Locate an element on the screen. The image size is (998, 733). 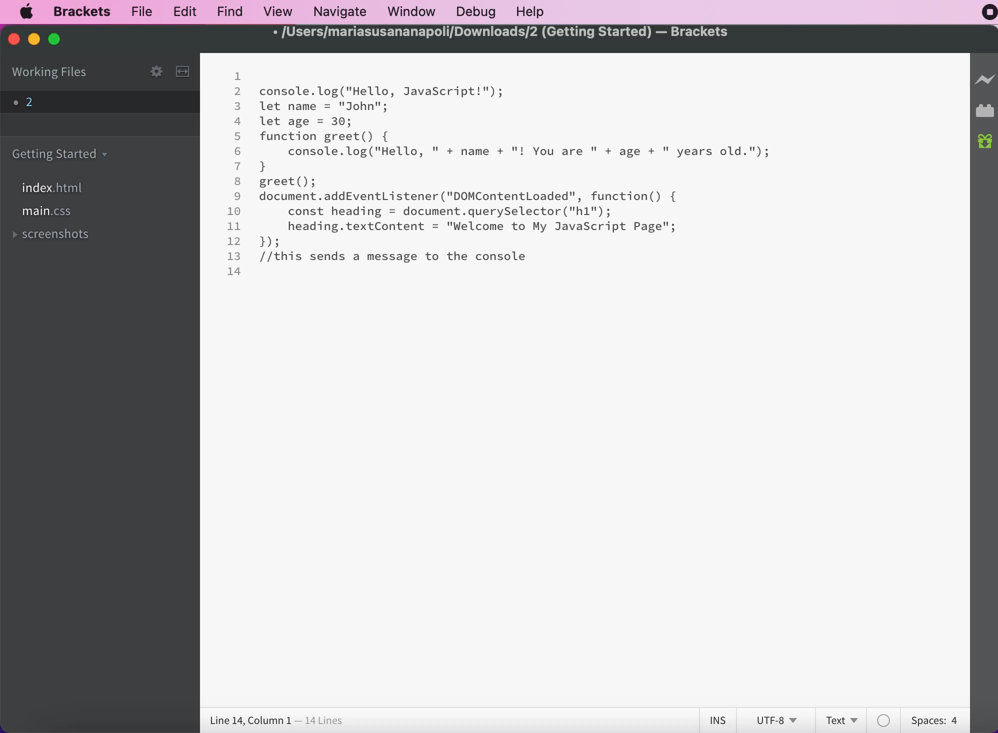
new build of brackets is located at coordinates (985, 144).